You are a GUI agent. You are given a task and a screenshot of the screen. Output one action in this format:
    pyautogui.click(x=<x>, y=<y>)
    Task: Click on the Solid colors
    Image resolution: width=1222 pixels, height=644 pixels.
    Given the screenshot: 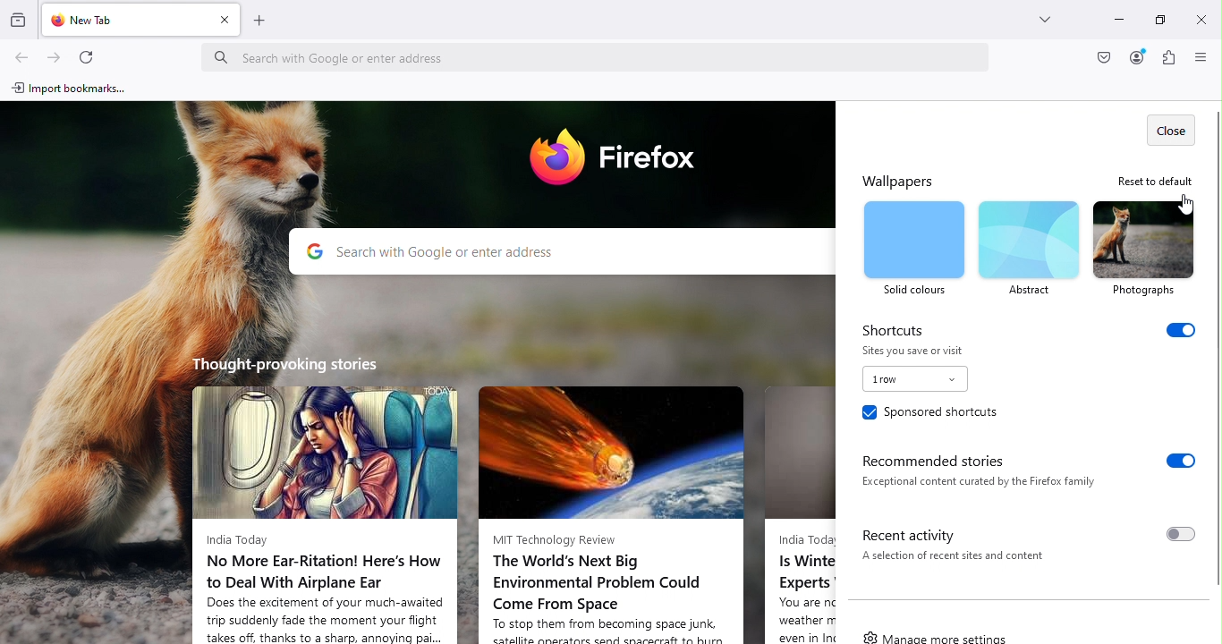 What is the action you would take?
    pyautogui.click(x=914, y=249)
    